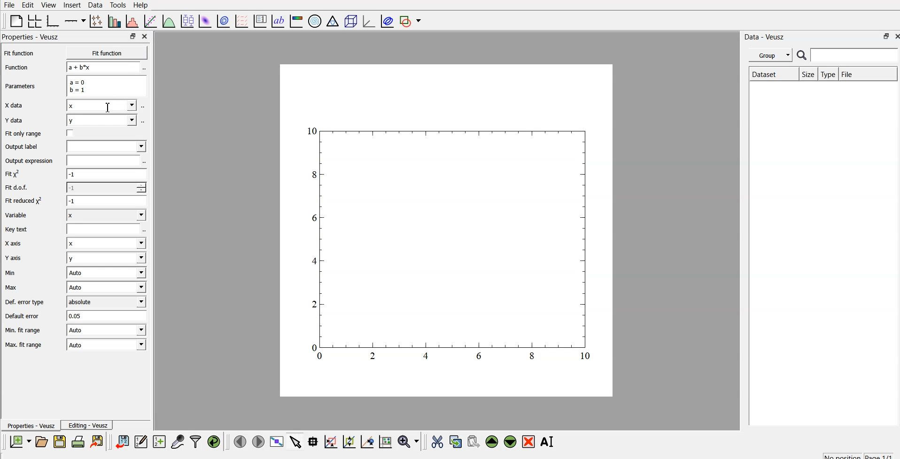 This screenshot has height=459, width=900. What do you see at coordinates (23, 330) in the screenshot?
I see `| Min. fit range` at bounding box center [23, 330].